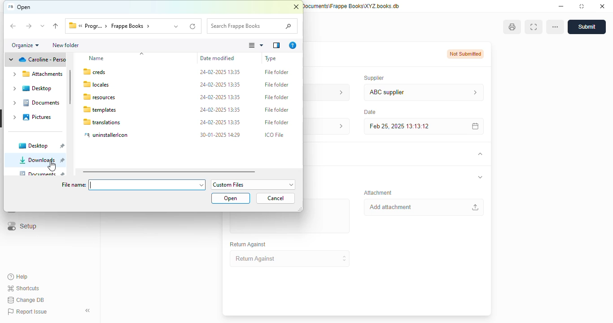  Describe the element at coordinates (28, 26) in the screenshot. I see `forward` at that location.